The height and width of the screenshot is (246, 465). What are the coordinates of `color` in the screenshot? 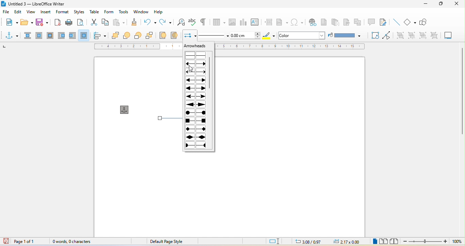 It's located at (294, 35).